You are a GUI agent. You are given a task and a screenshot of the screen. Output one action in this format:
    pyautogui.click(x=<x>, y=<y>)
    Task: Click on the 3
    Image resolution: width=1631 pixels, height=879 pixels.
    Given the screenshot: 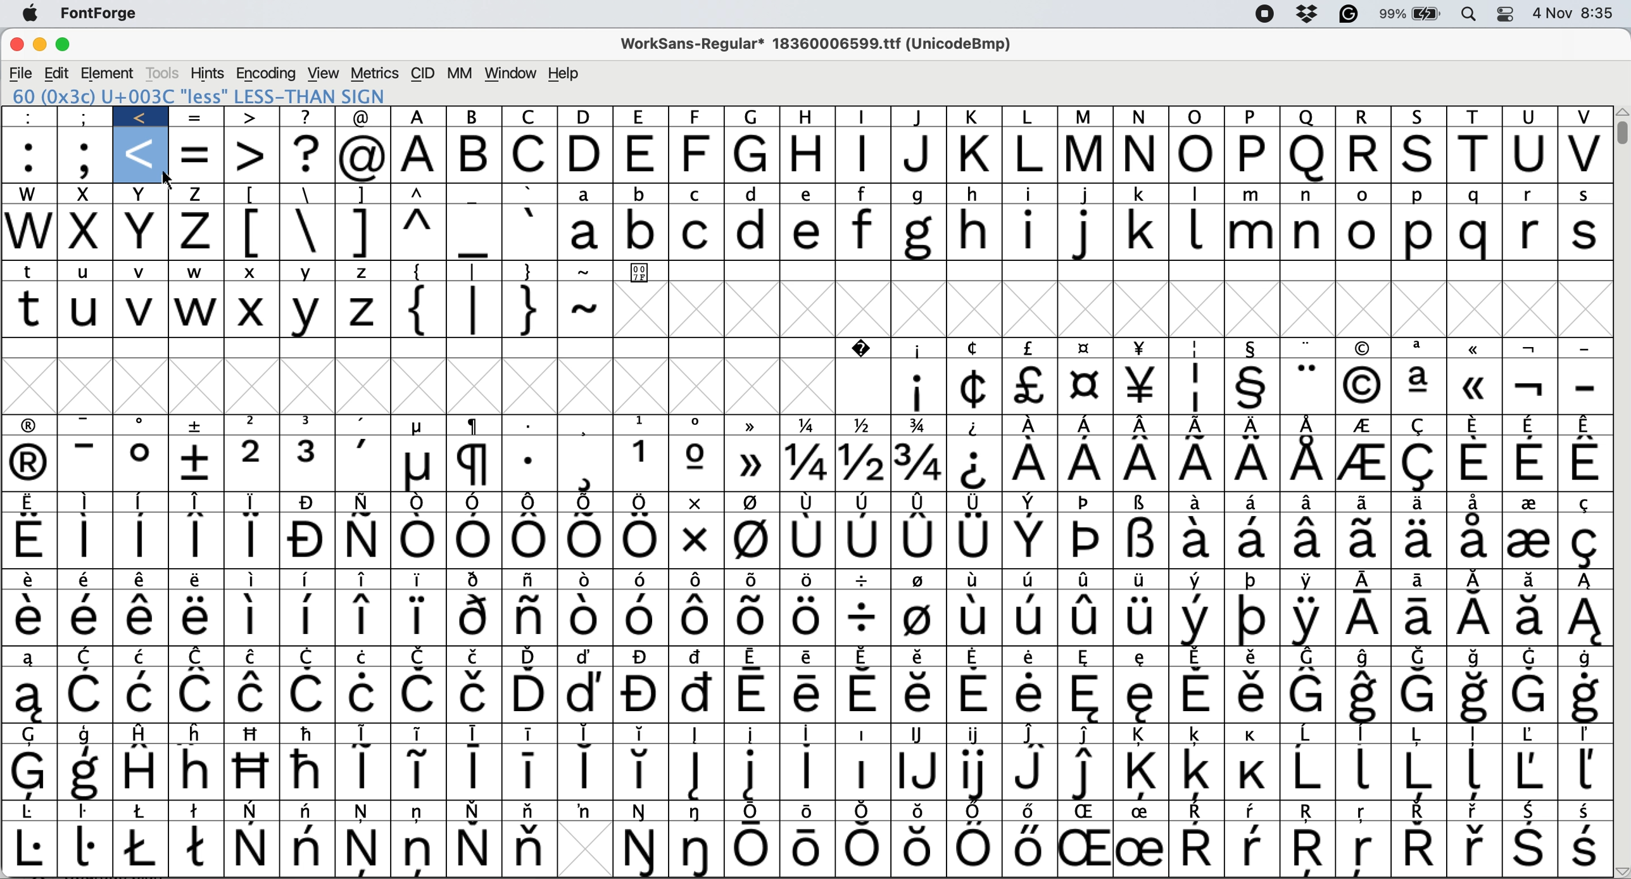 What is the action you would take?
    pyautogui.click(x=310, y=462)
    